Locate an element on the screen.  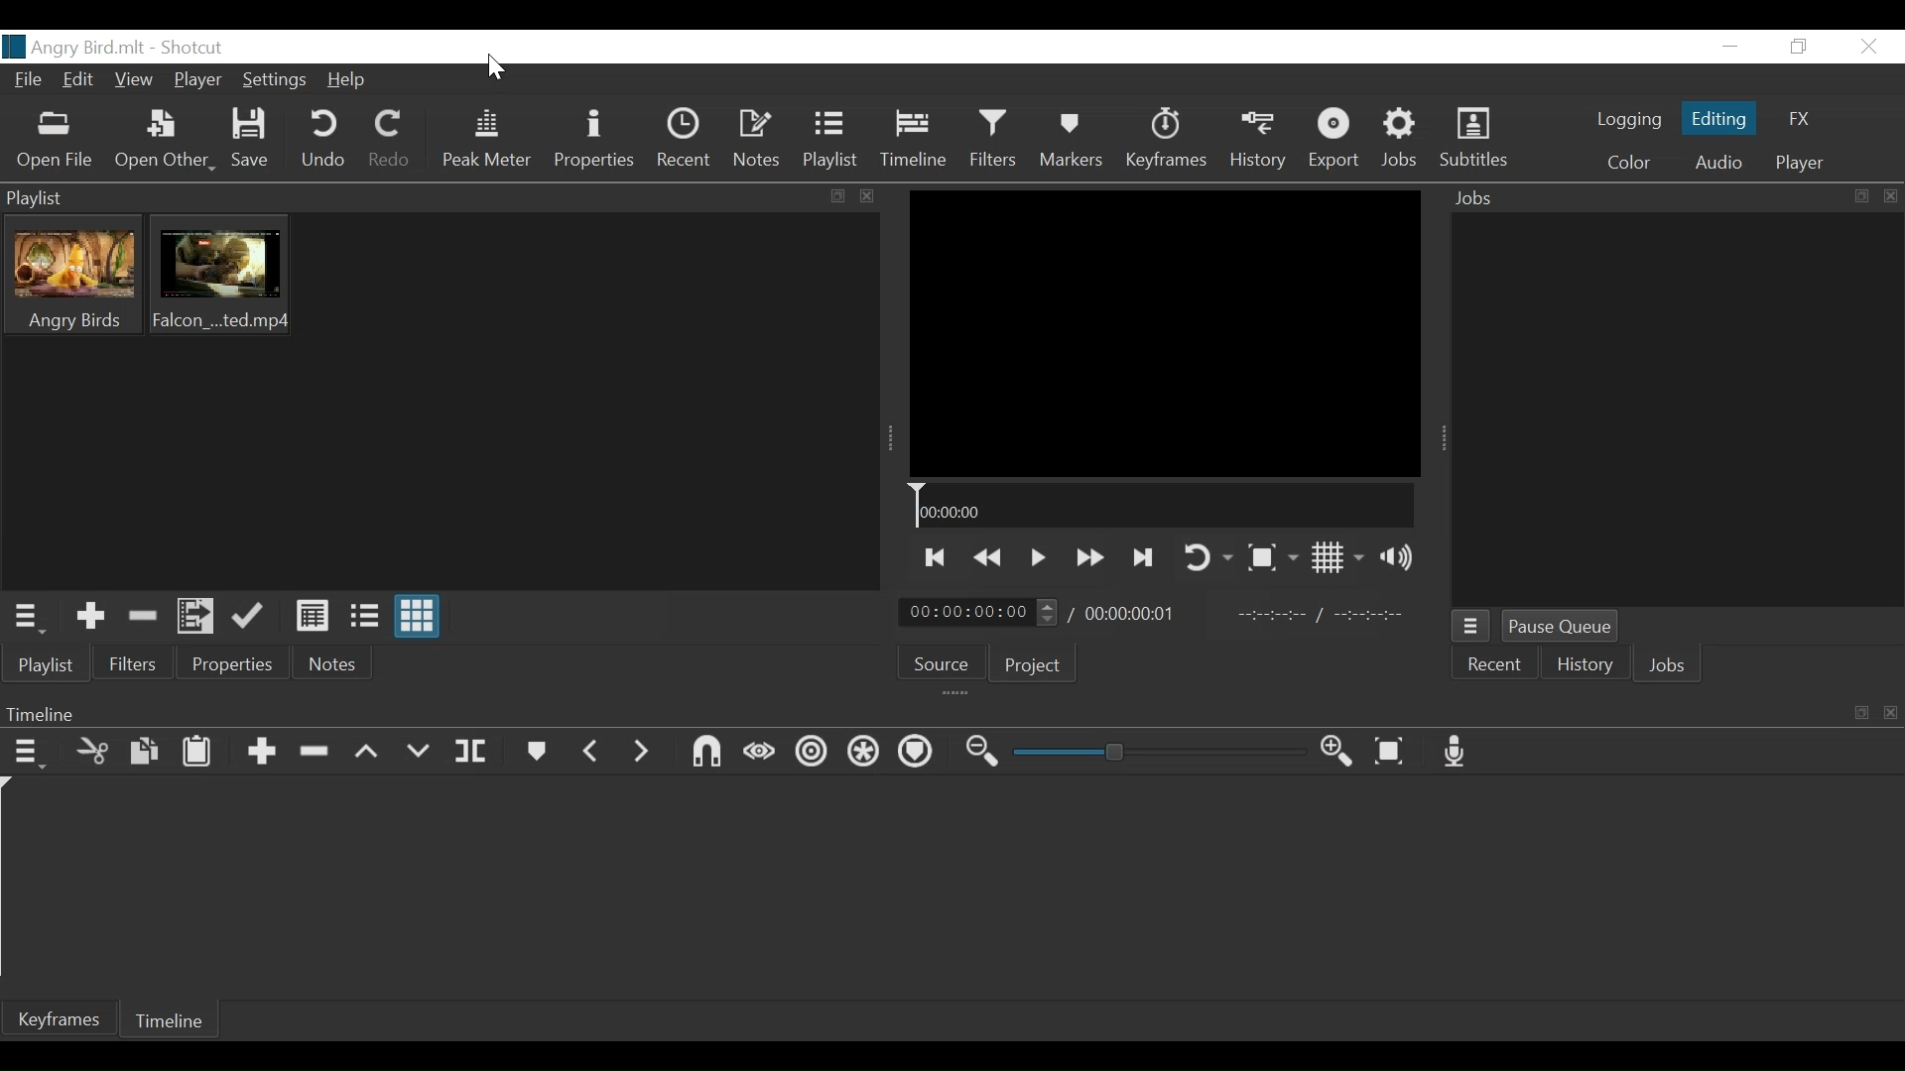
Append is located at coordinates (261, 752).